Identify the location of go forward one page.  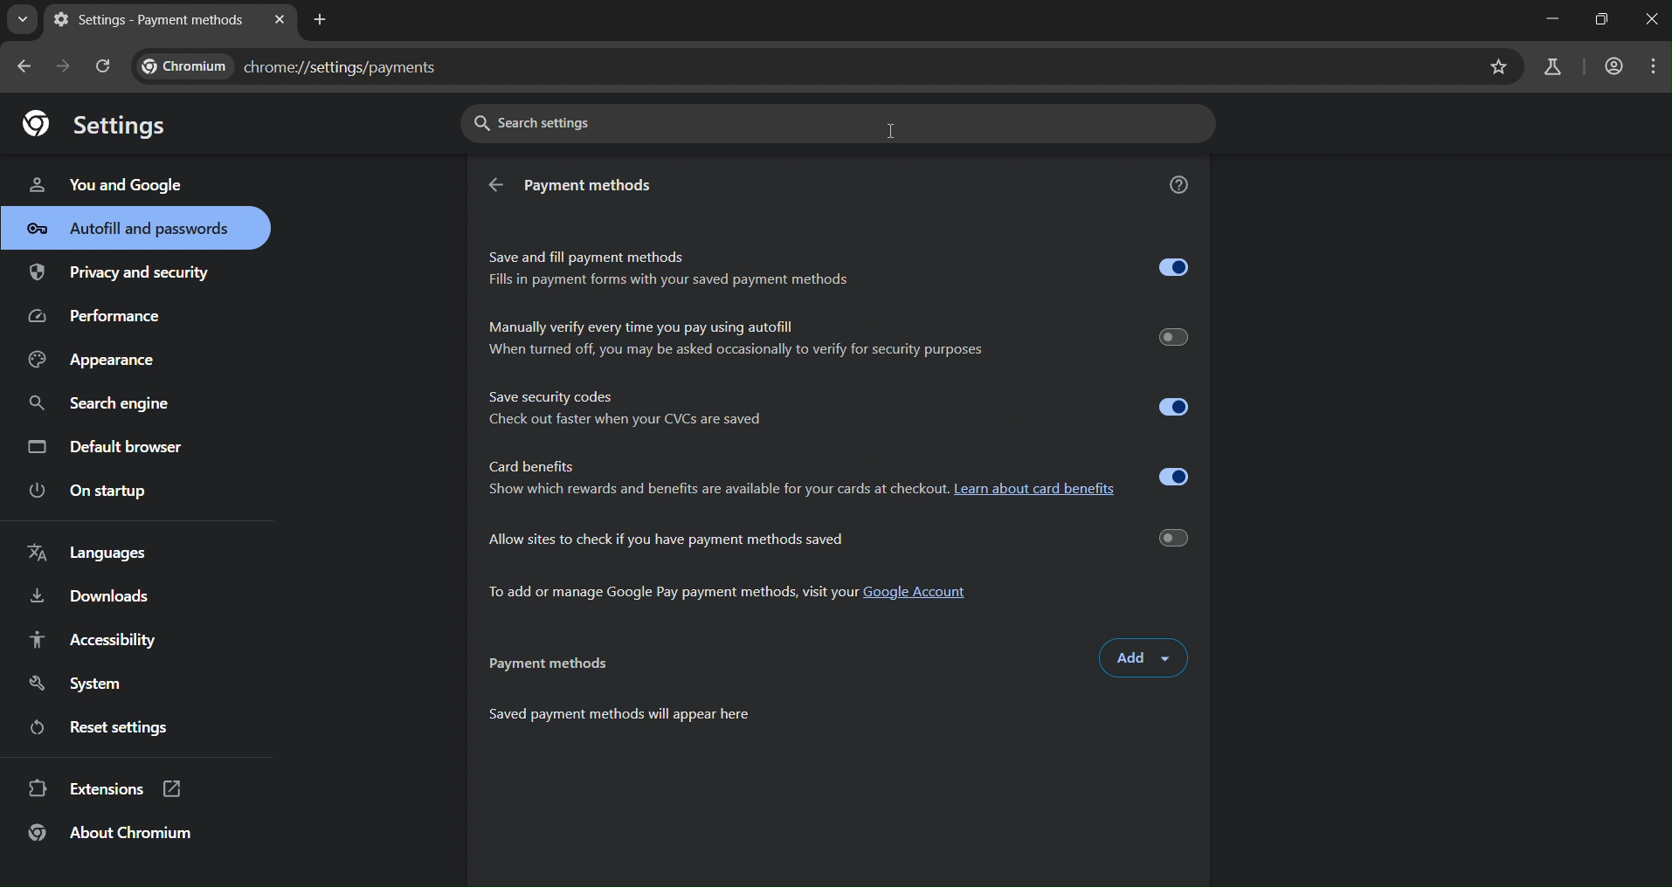
(66, 67).